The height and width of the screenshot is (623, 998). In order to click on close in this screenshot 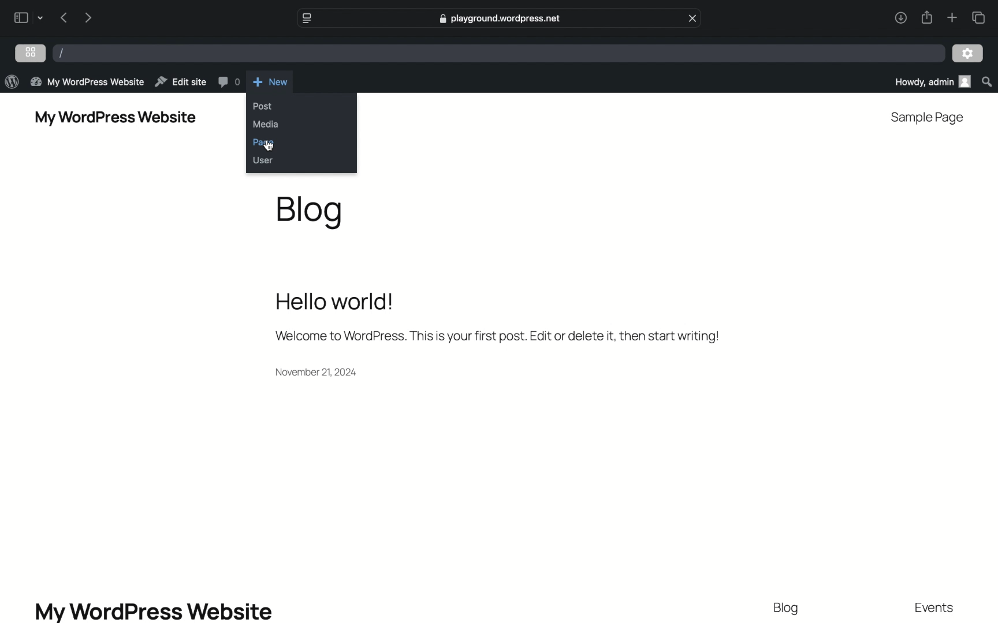, I will do `click(693, 17)`.